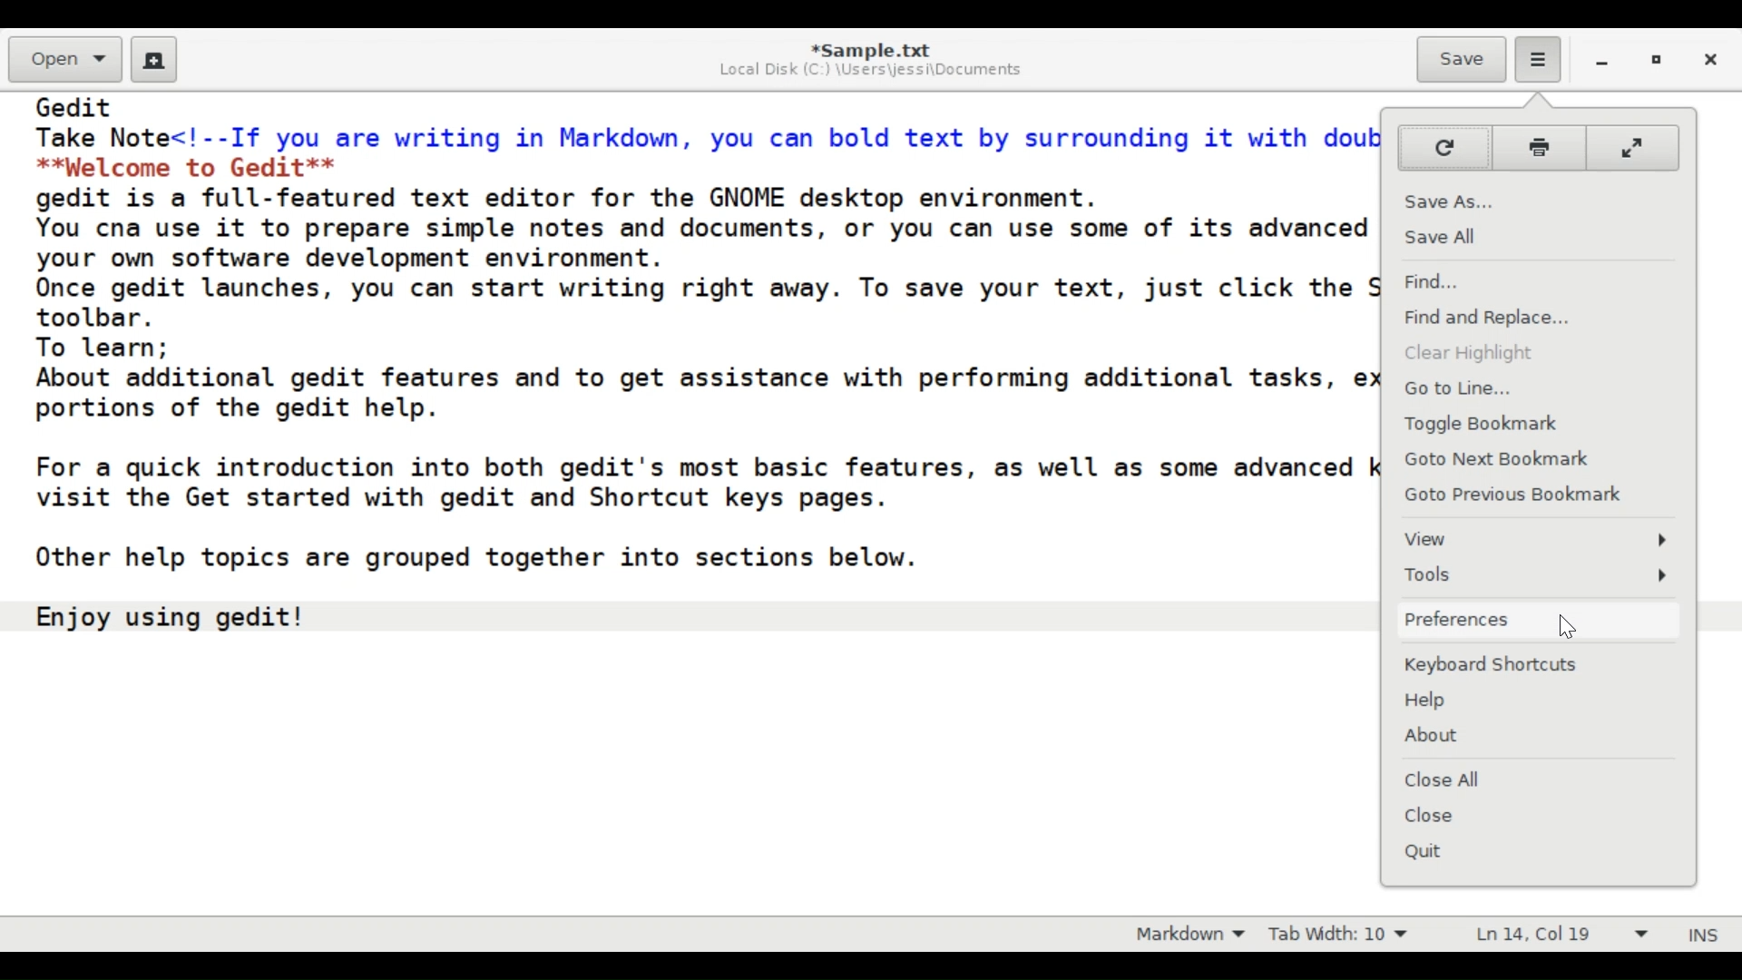  What do you see at coordinates (1533, 280) in the screenshot?
I see `Find` at bounding box center [1533, 280].